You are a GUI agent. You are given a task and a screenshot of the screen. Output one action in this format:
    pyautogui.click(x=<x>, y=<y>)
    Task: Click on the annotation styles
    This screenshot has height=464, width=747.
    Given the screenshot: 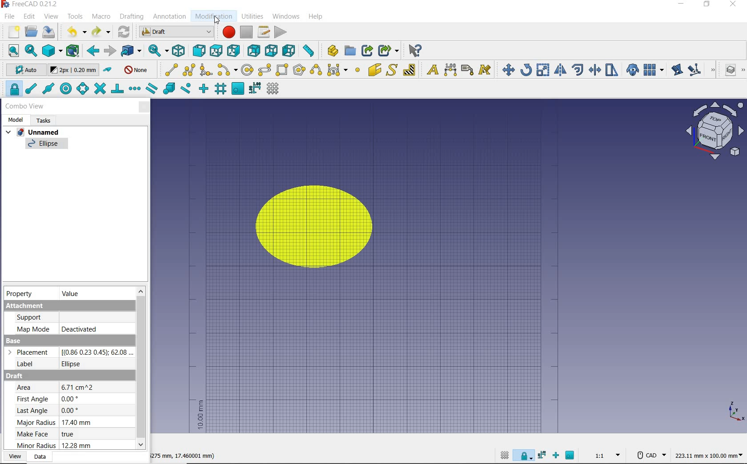 What is the action you would take?
    pyautogui.click(x=486, y=70)
    